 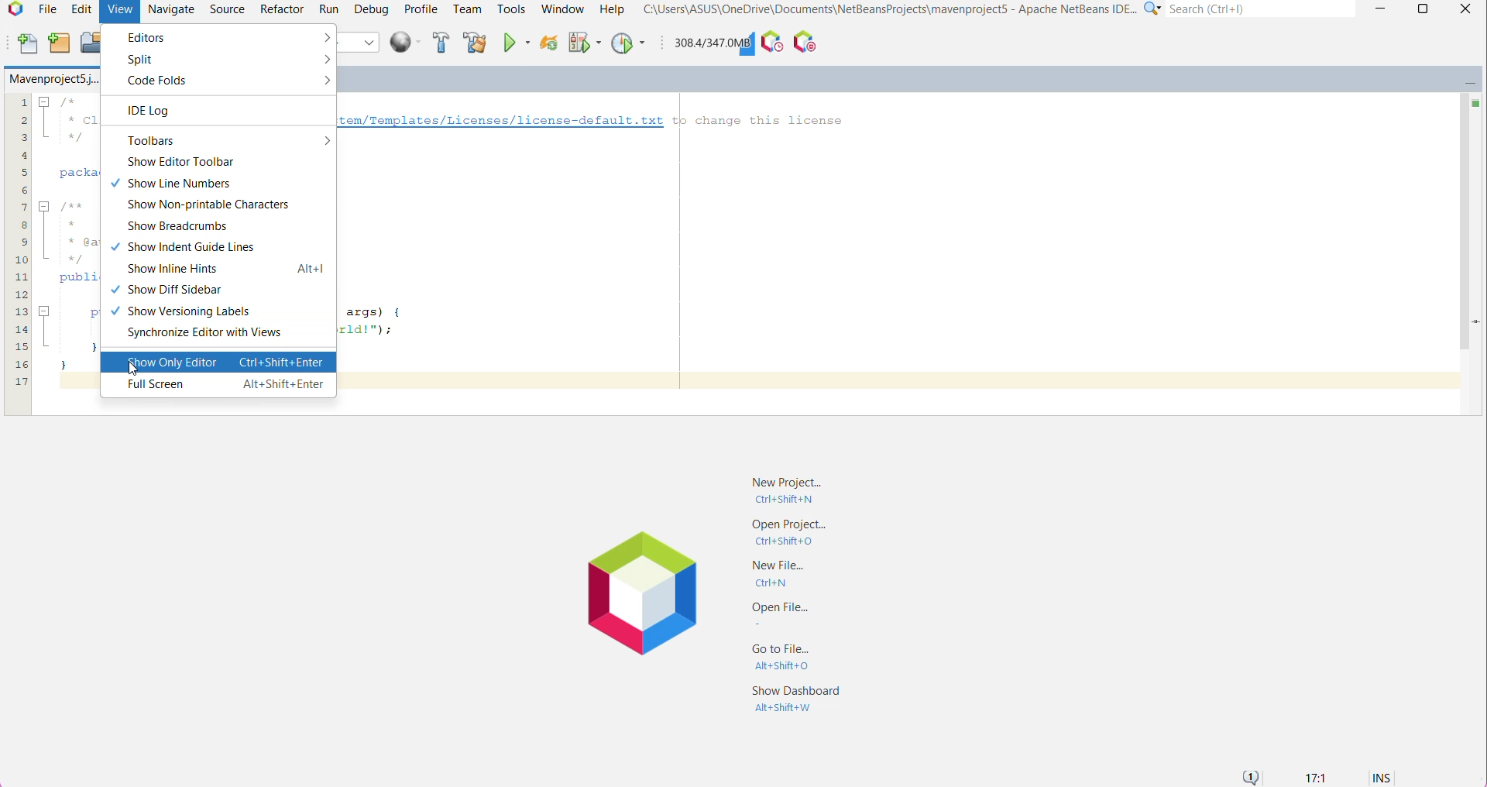 What do you see at coordinates (80, 9) in the screenshot?
I see `Edit` at bounding box center [80, 9].